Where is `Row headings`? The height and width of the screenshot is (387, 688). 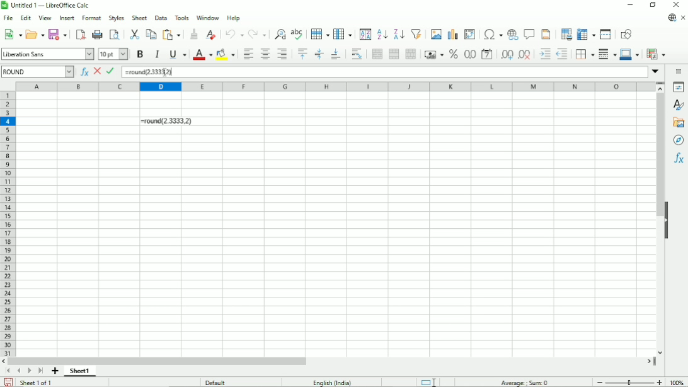 Row headings is located at coordinates (8, 223).